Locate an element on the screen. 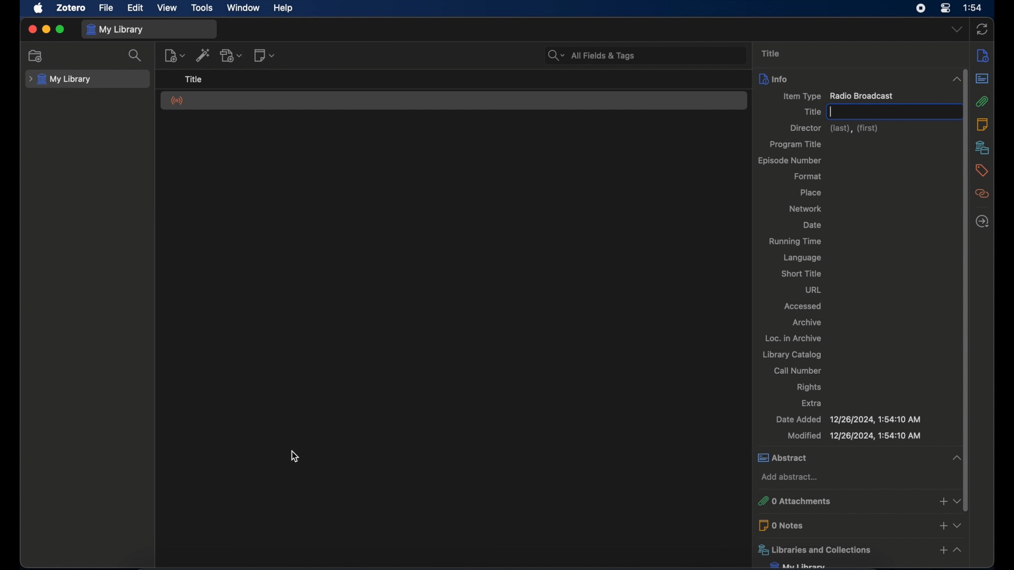 The image size is (1014, 570). place is located at coordinates (811, 192).